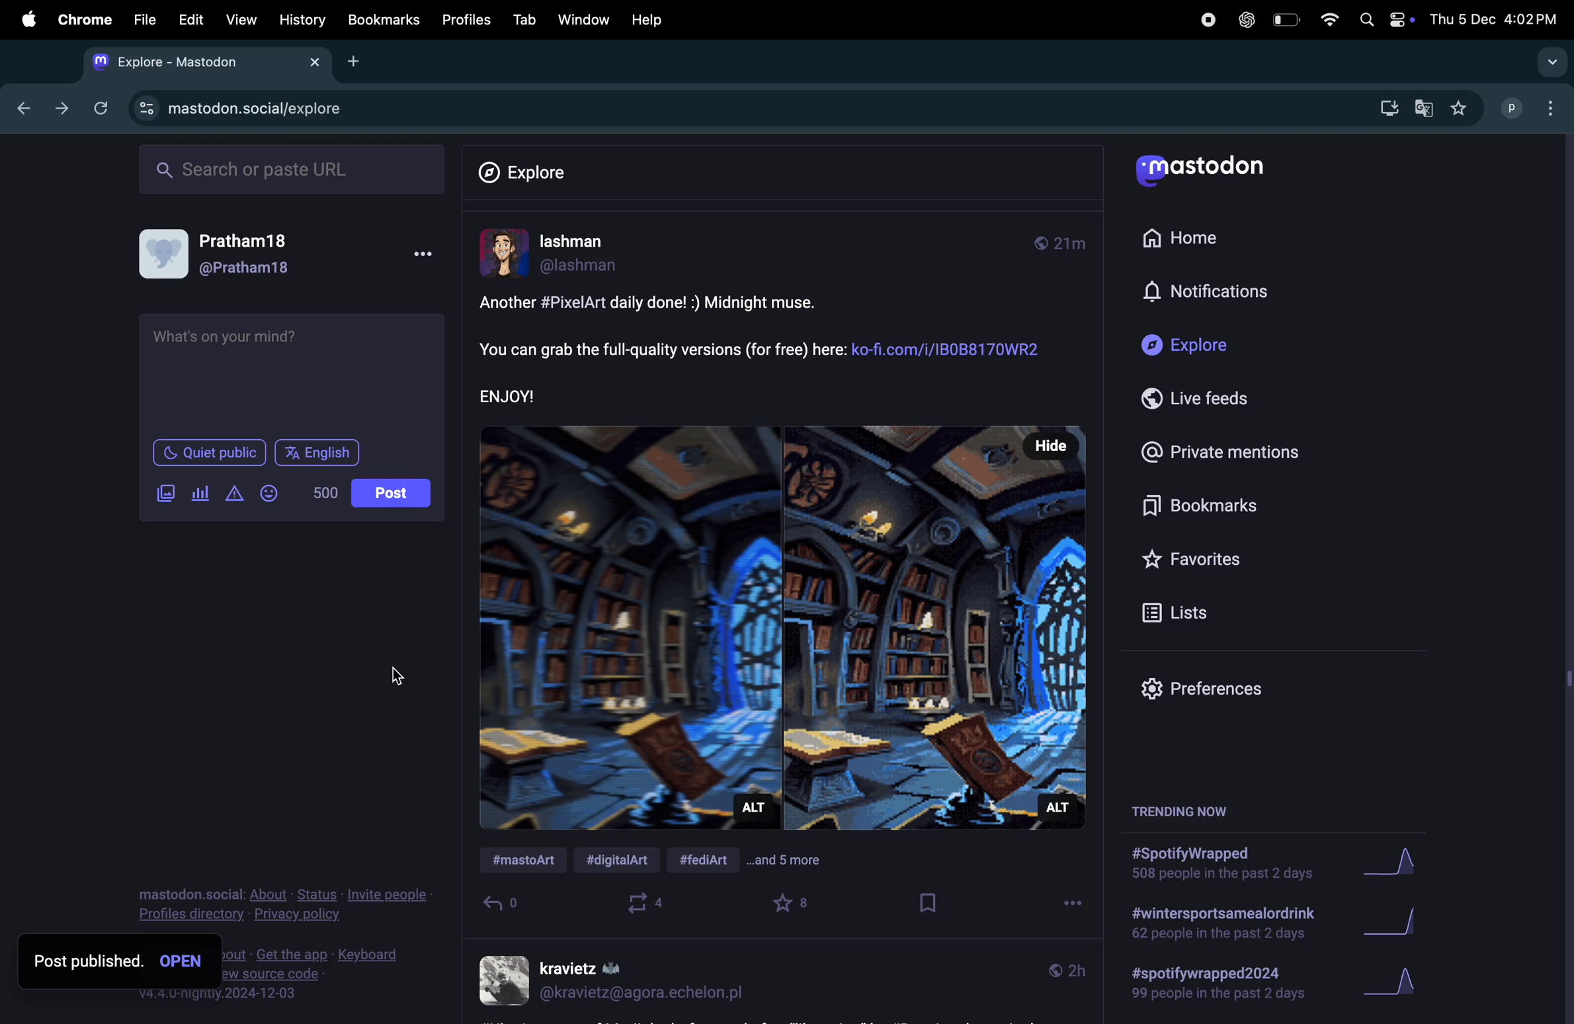 The image size is (1574, 1024). Describe the element at coordinates (522, 168) in the screenshot. I see `Explore` at that location.